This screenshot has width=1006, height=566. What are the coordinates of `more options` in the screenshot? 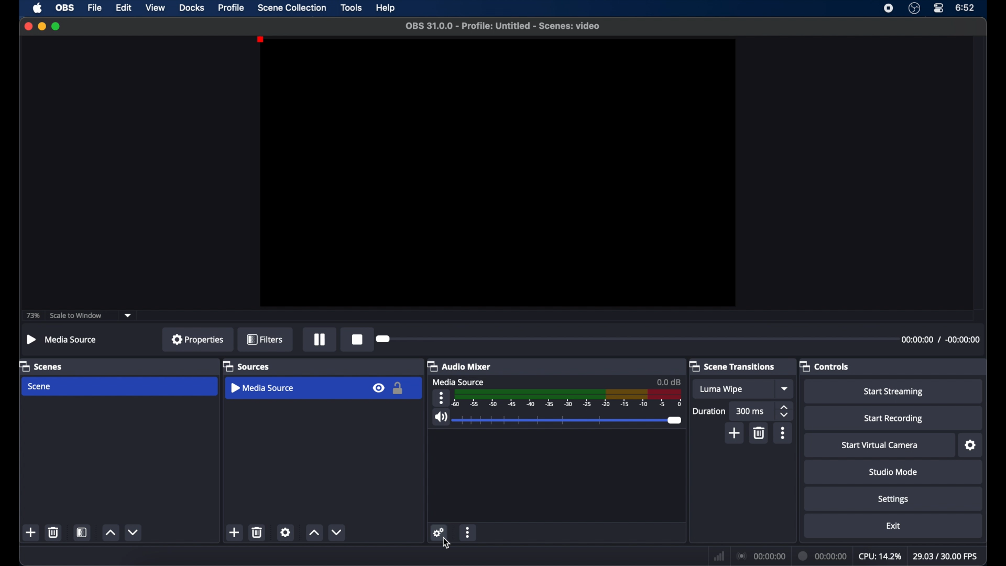 It's located at (783, 433).